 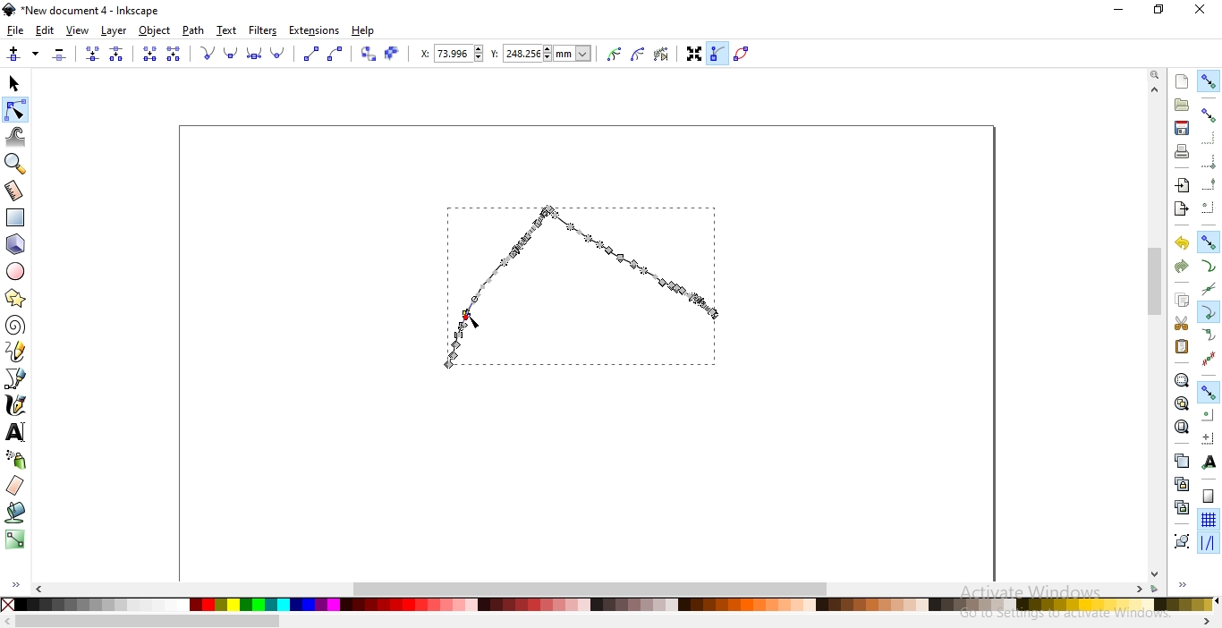 I want to click on zoom, so click(x=1157, y=73).